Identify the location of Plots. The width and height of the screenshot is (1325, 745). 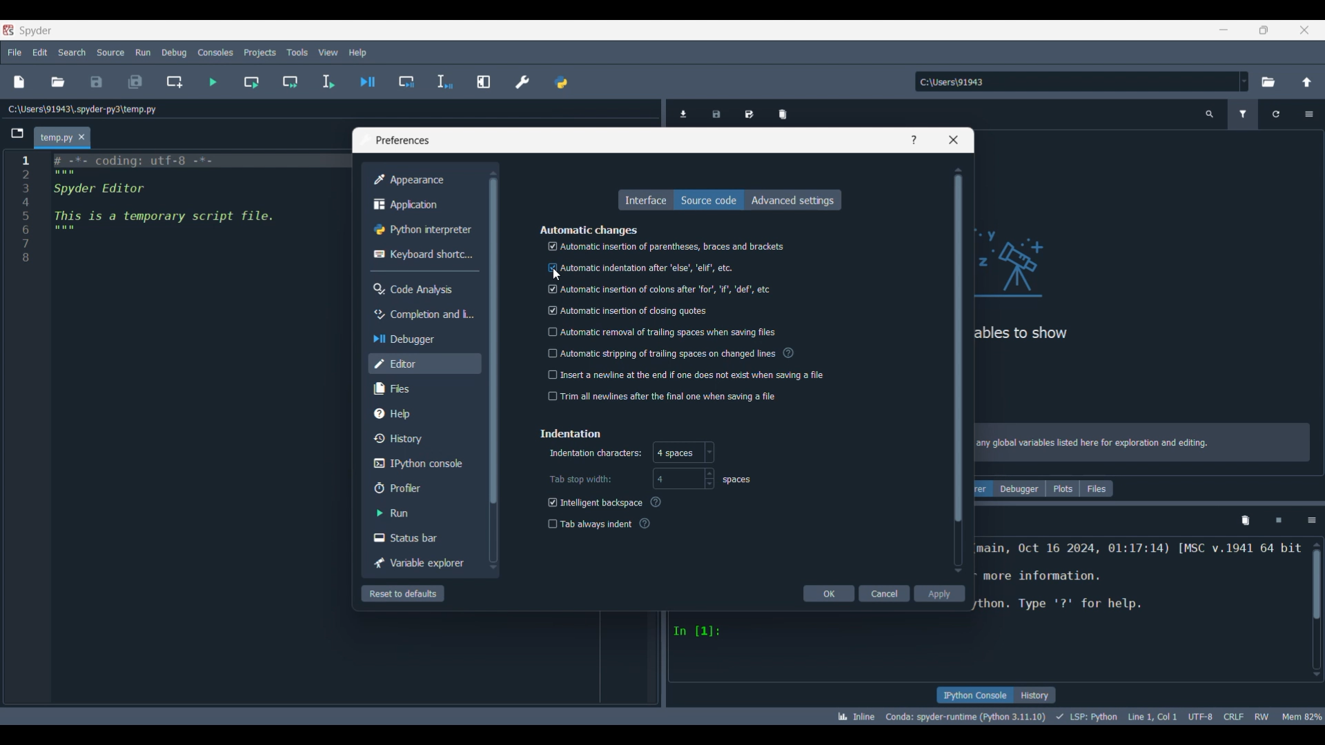
(1063, 488).